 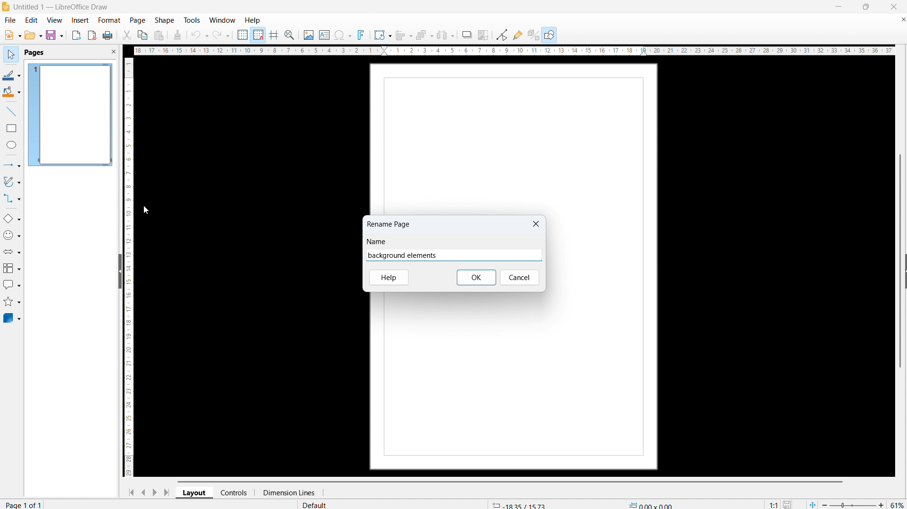 What do you see at coordinates (476, 278) in the screenshot?
I see `Ok` at bounding box center [476, 278].